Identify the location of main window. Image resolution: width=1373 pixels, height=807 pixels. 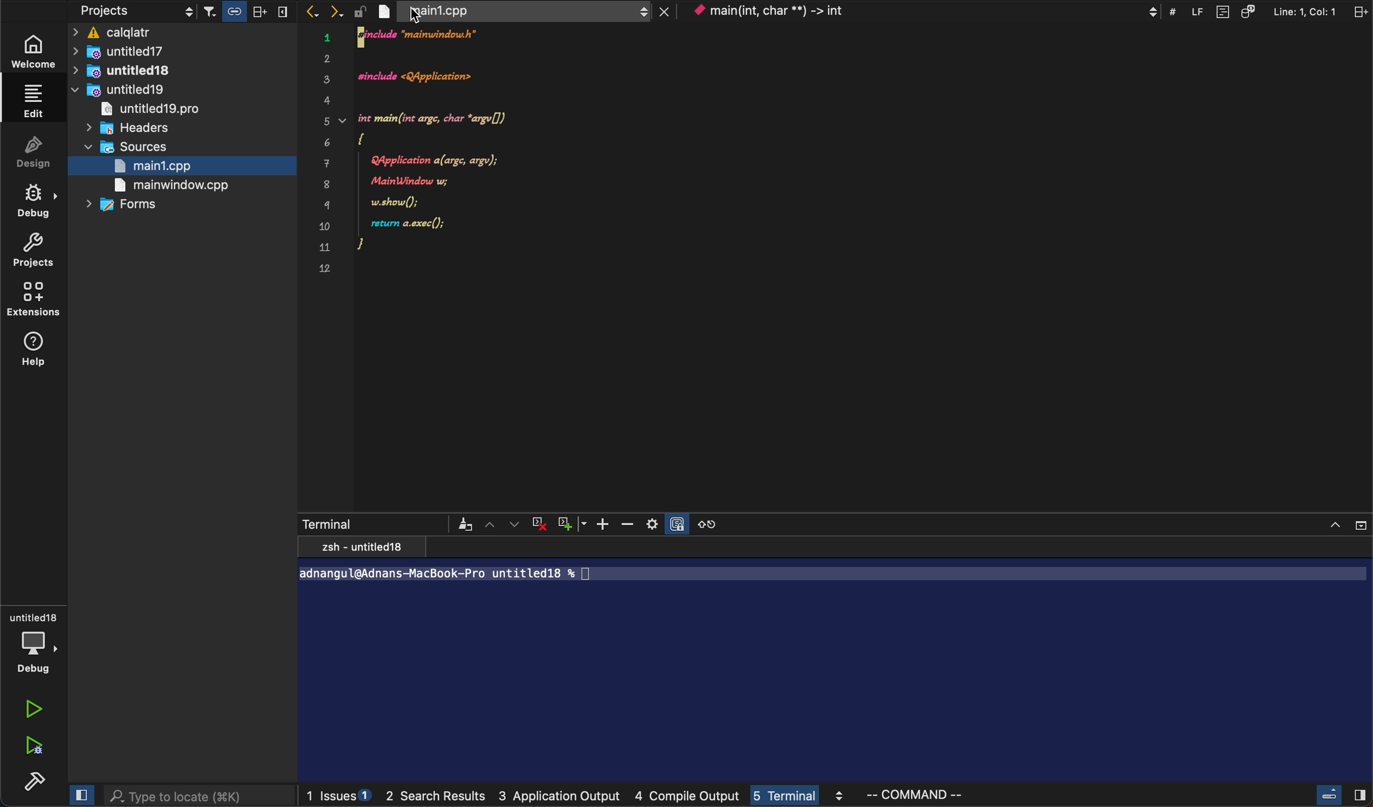
(174, 186).